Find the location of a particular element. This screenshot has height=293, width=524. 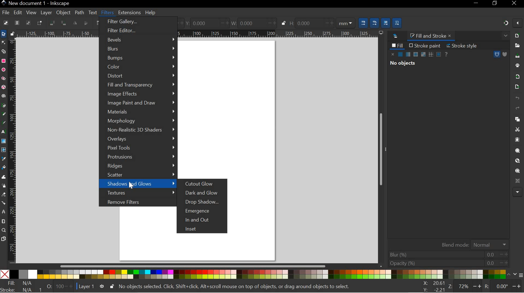

BLUR is located at coordinates (448, 254).